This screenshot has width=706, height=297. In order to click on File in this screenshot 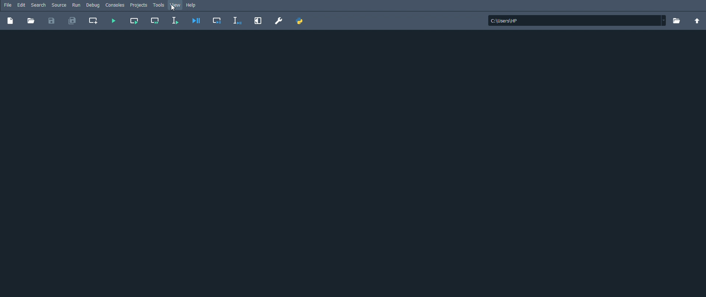, I will do `click(8, 5)`.